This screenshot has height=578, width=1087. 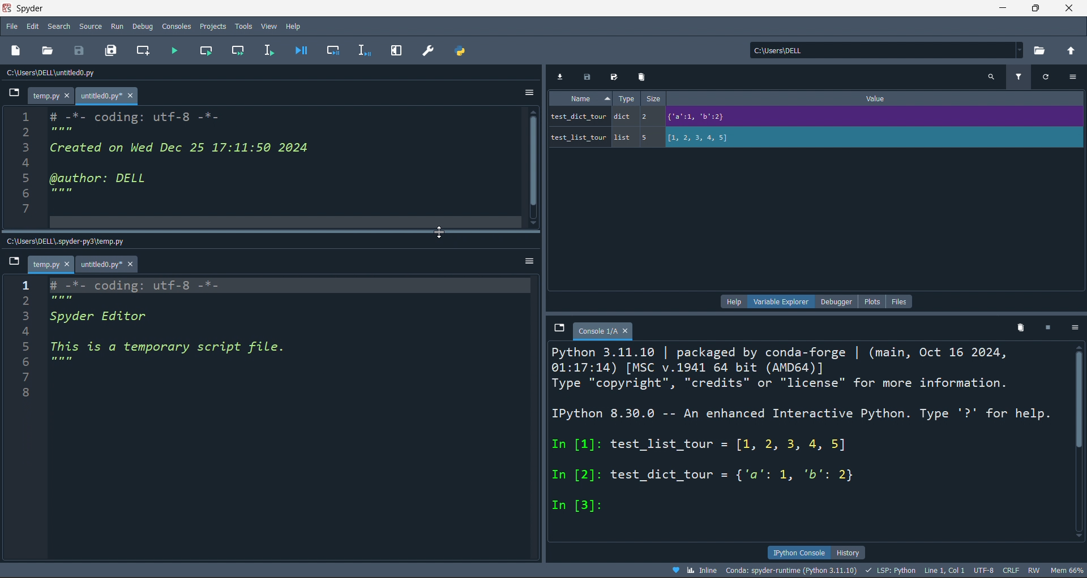 I want to click on history, so click(x=862, y=551).